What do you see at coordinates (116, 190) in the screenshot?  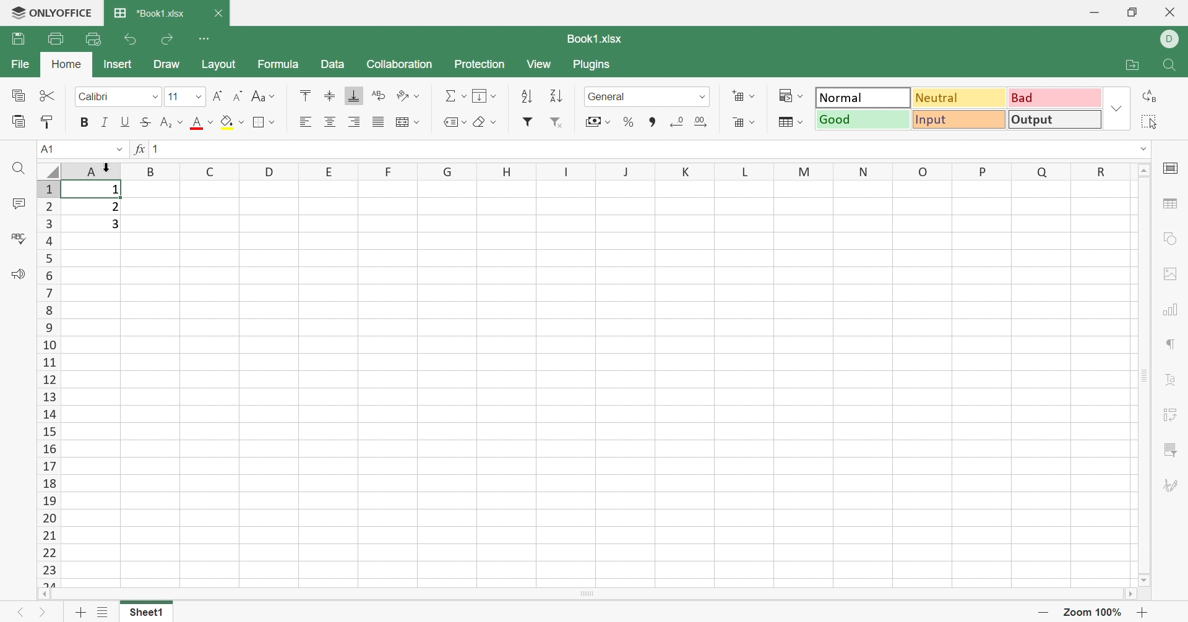 I see `1` at bounding box center [116, 190].